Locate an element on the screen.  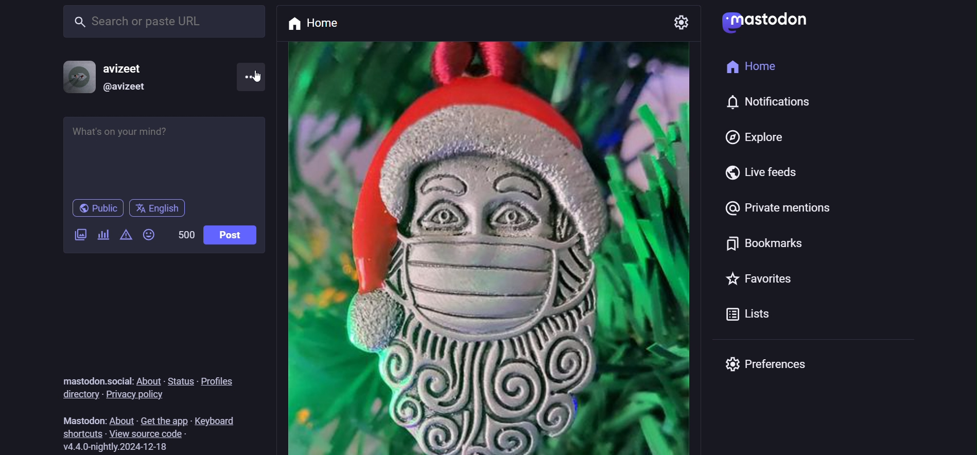
English is located at coordinates (161, 208).